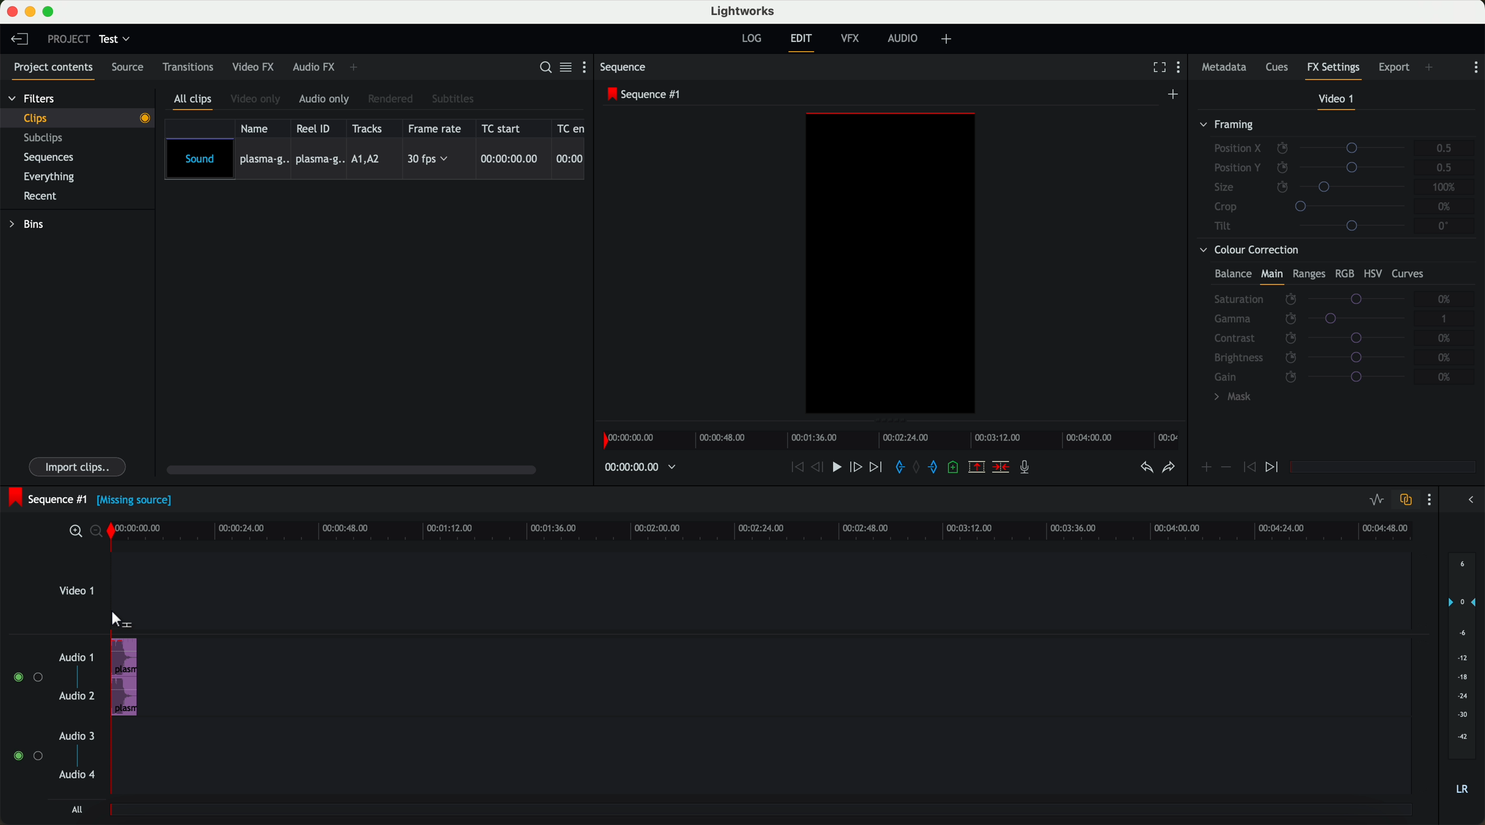 The image size is (1485, 825). What do you see at coordinates (1273, 468) in the screenshot?
I see `jump to next keyframe` at bounding box center [1273, 468].